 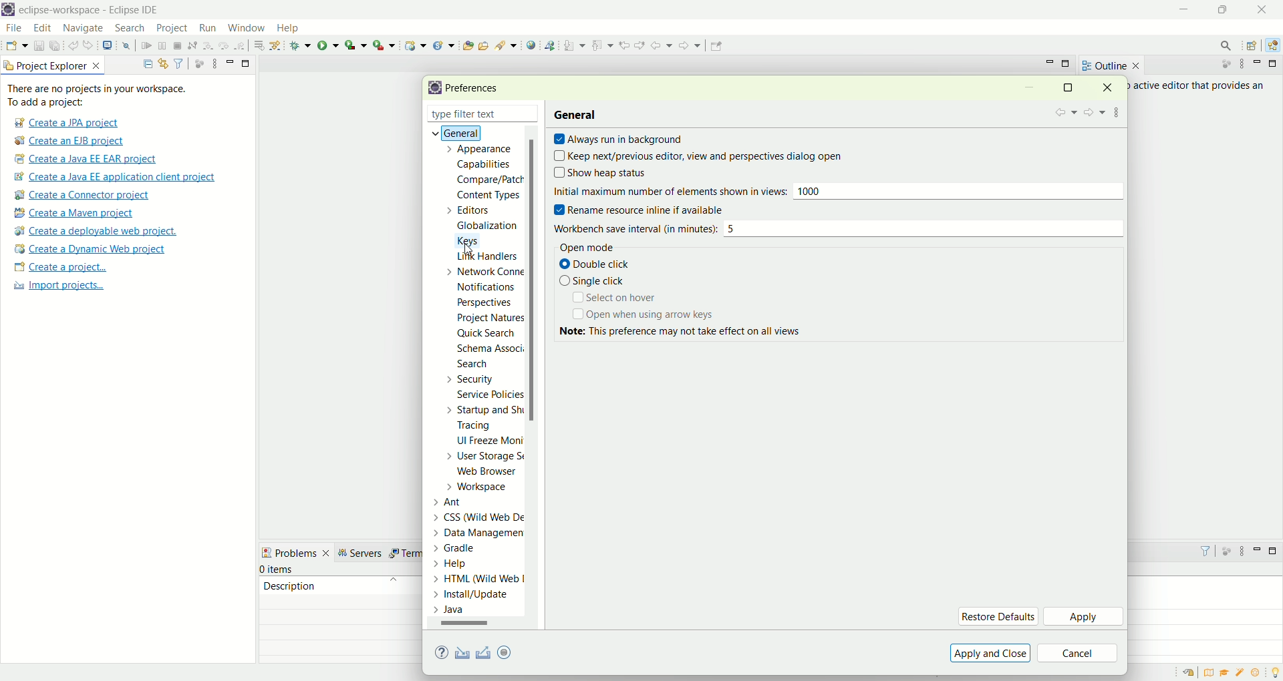 What do you see at coordinates (74, 46) in the screenshot?
I see `undo` at bounding box center [74, 46].